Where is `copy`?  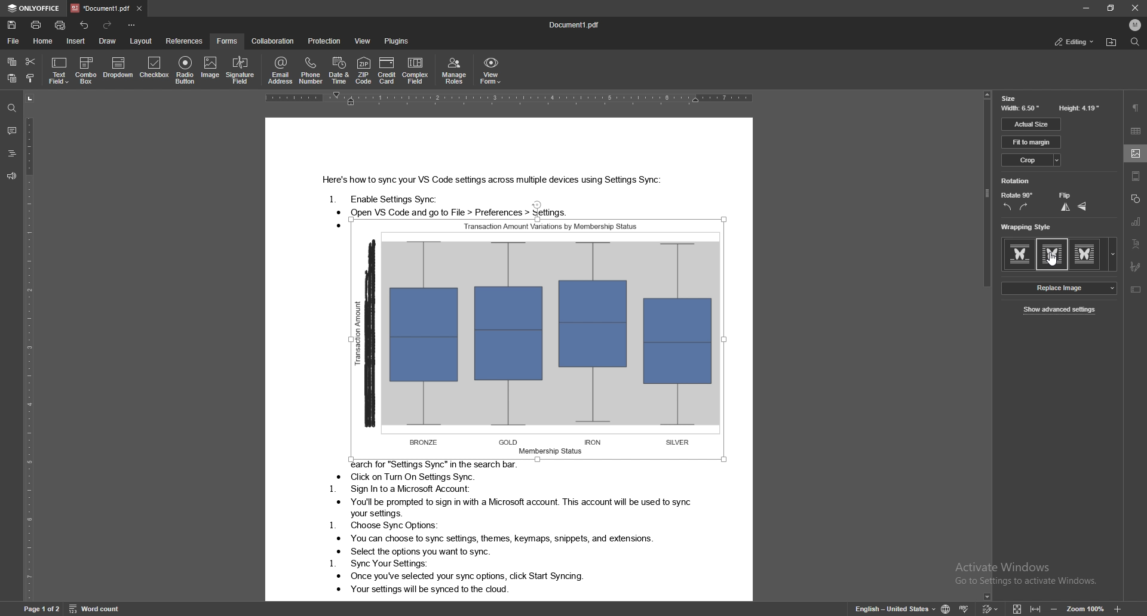 copy is located at coordinates (13, 61).